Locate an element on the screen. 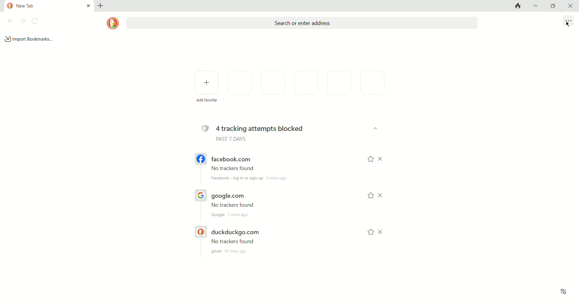  more options    is located at coordinates (569, 23).